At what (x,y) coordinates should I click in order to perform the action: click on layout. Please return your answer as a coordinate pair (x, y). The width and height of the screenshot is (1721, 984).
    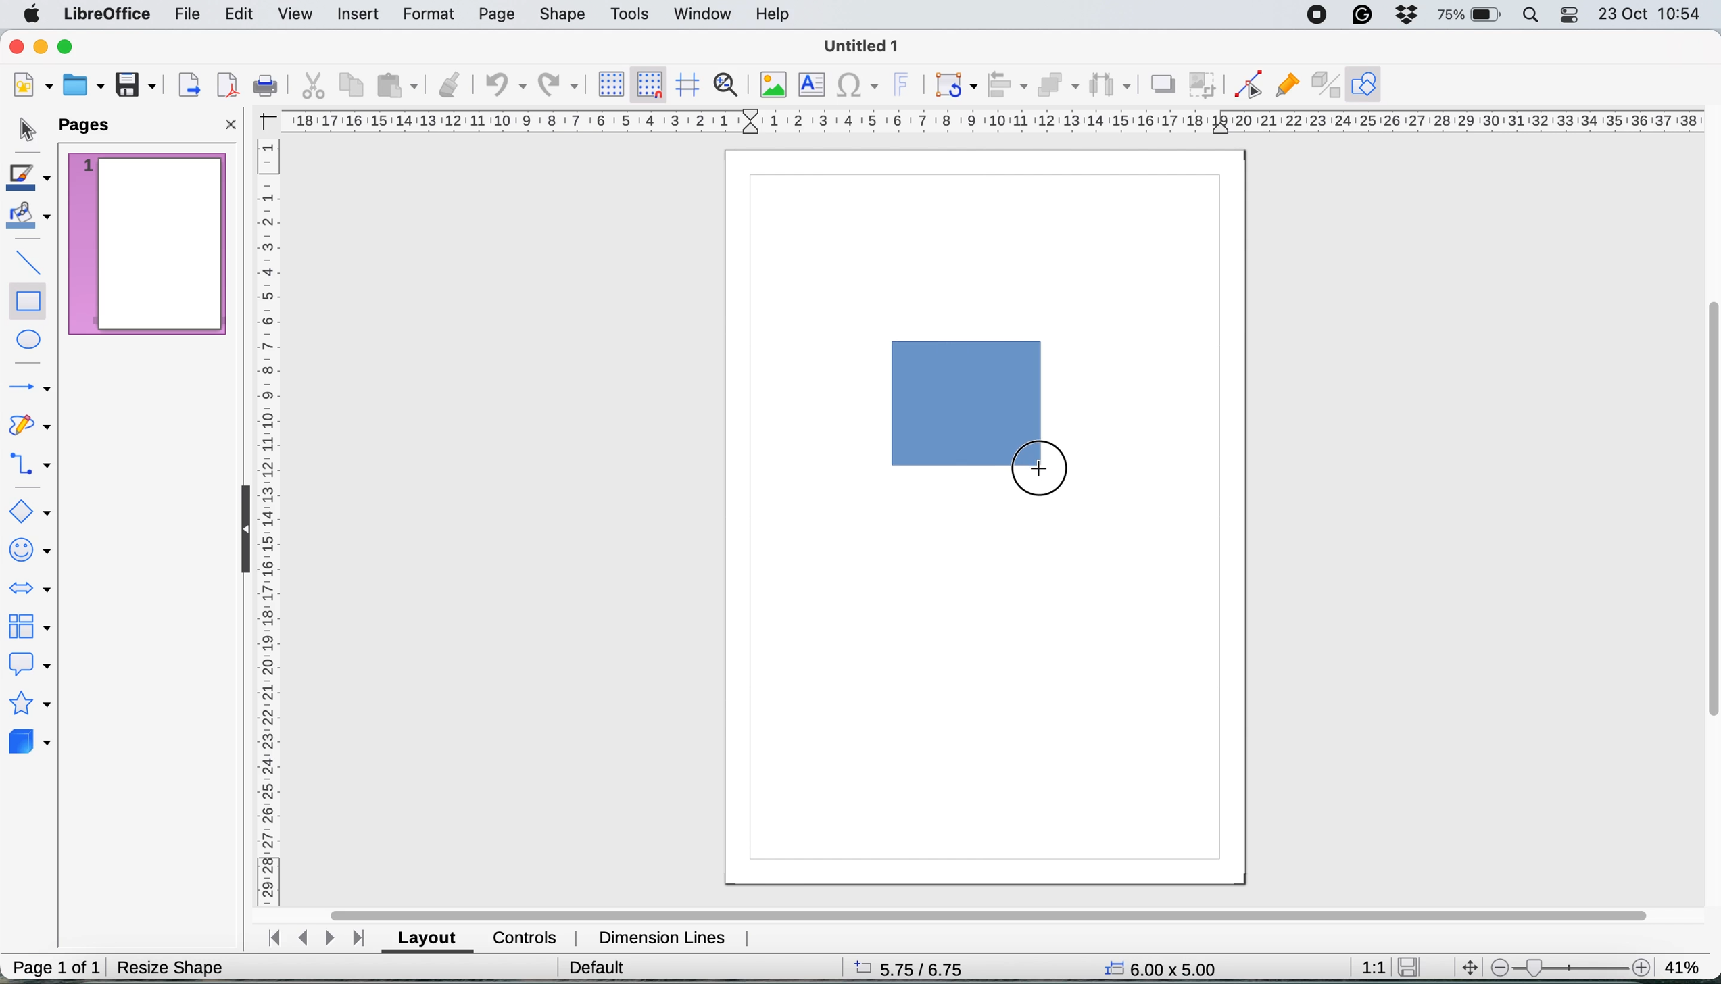
    Looking at the image, I should click on (429, 938).